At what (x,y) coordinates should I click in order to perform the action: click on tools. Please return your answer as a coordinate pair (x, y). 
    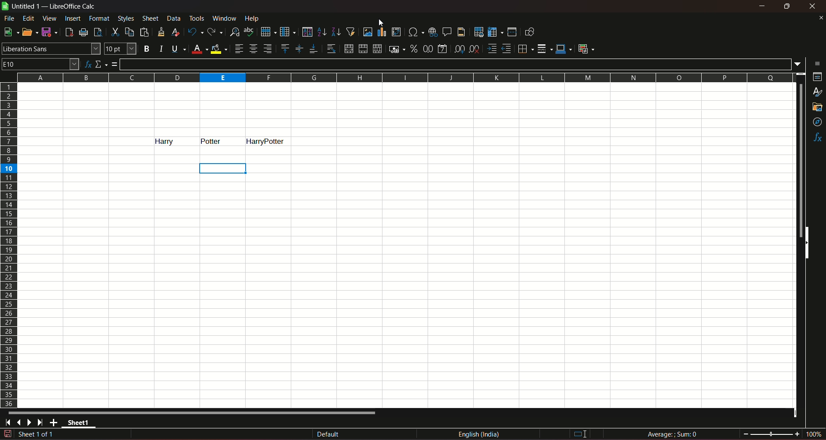
    Looking at the image, I should click on (197, 18).